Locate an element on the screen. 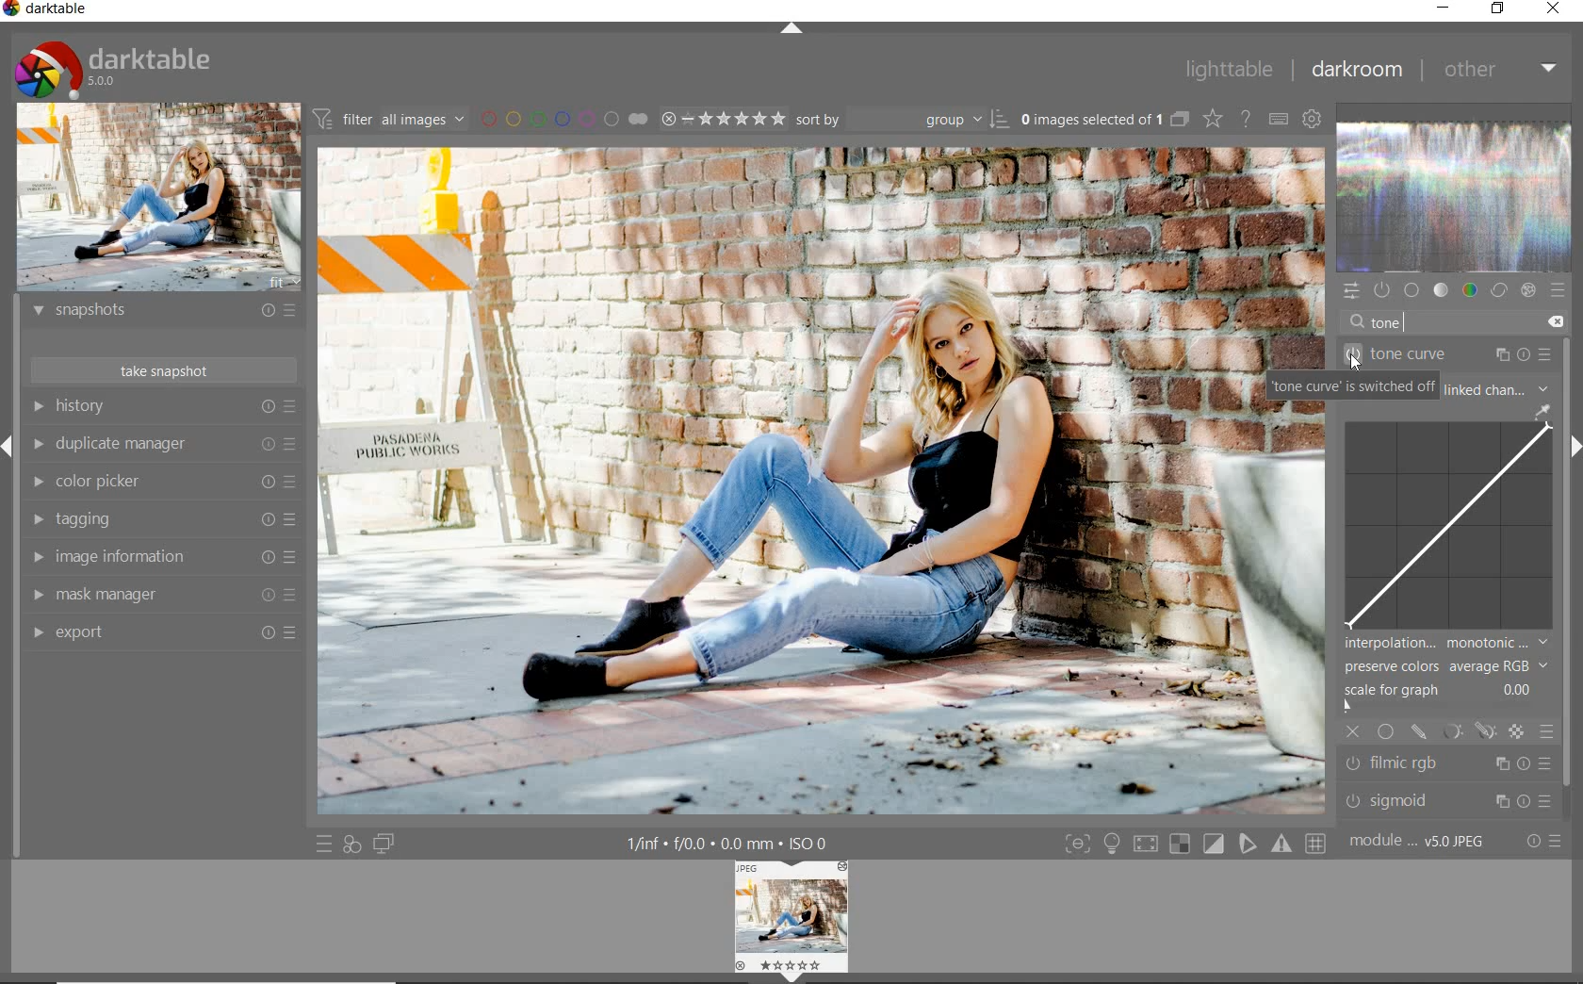 The width and height of the screenshot is (1583, 984). display a second darkroom image below is located at coordinates (386, 843).